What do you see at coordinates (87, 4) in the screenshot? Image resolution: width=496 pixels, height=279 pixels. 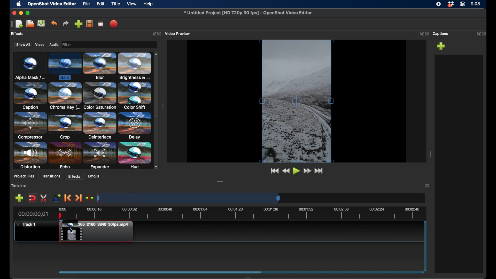 I see `file` at bounding box center [87, 4].